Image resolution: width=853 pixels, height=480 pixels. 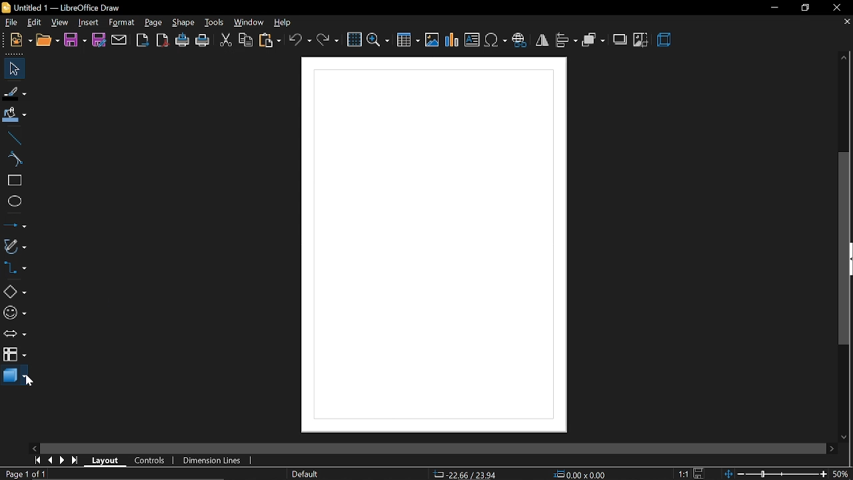 I want to click on grid, so click(x=354, y=39).